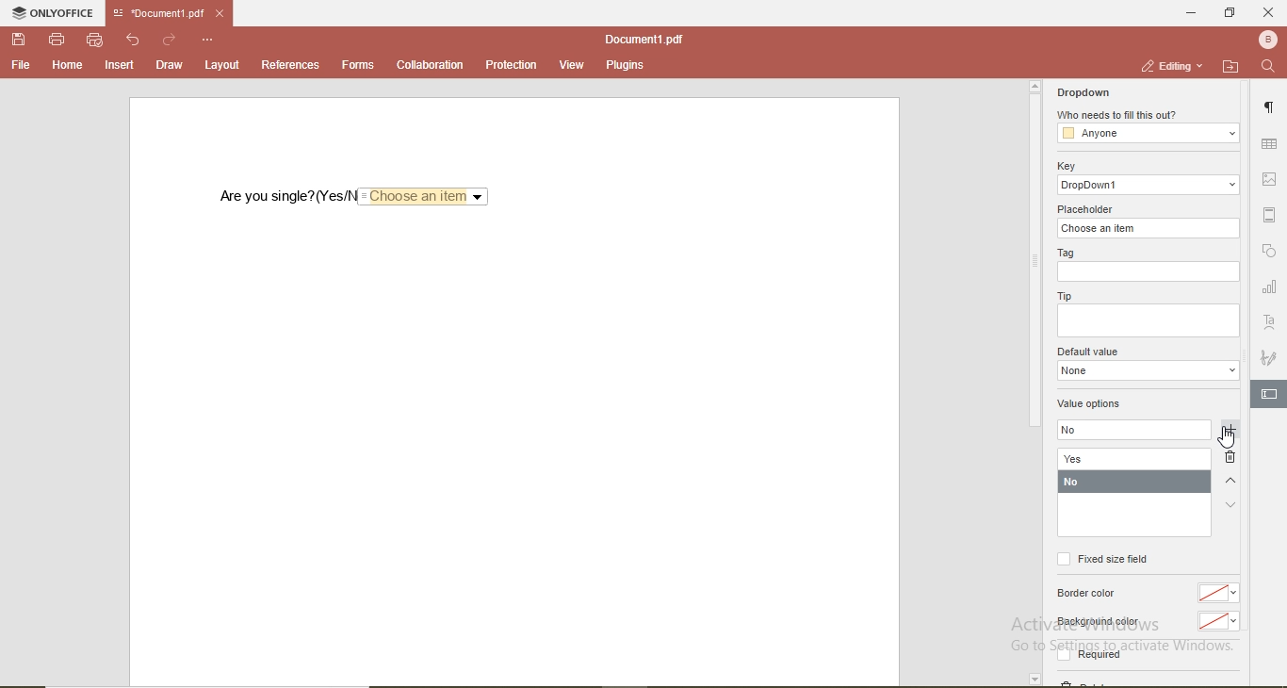 The image size is (1287, 688). I want to click on dropdown, so click(1147, 370).